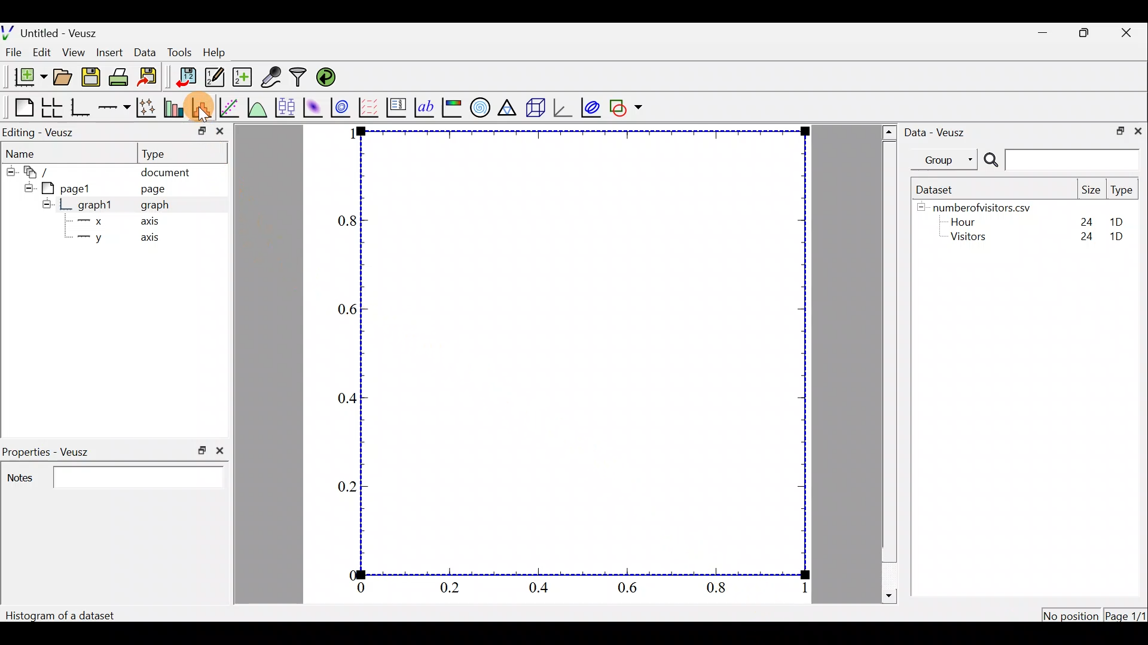 This screenshot has width=1148, height=645. Describe the element at coordinates (802, 588) in the screenshot. I see `1` at that location.